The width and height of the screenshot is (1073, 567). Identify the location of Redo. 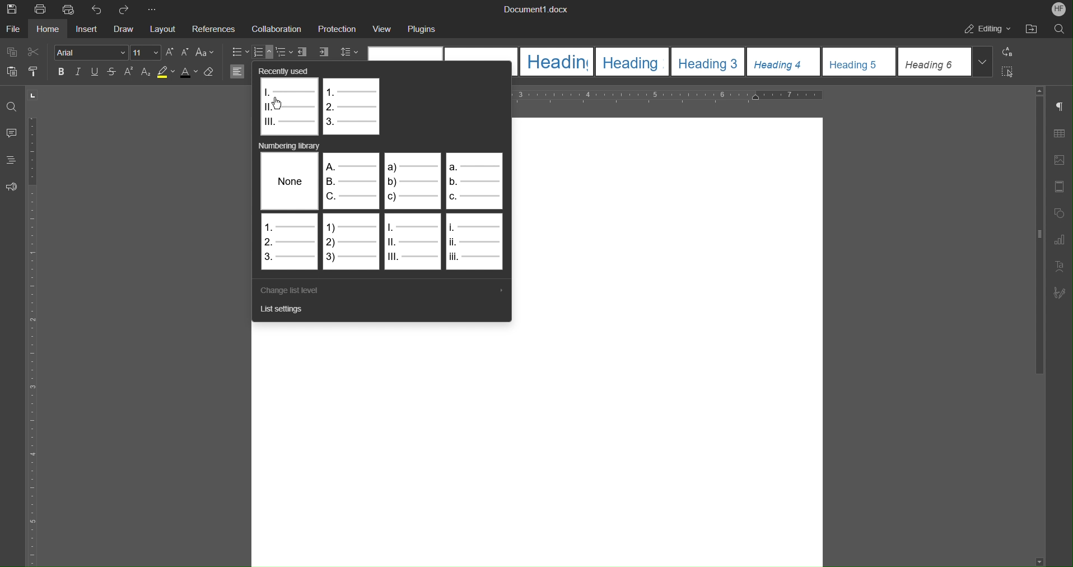
(123, 9).